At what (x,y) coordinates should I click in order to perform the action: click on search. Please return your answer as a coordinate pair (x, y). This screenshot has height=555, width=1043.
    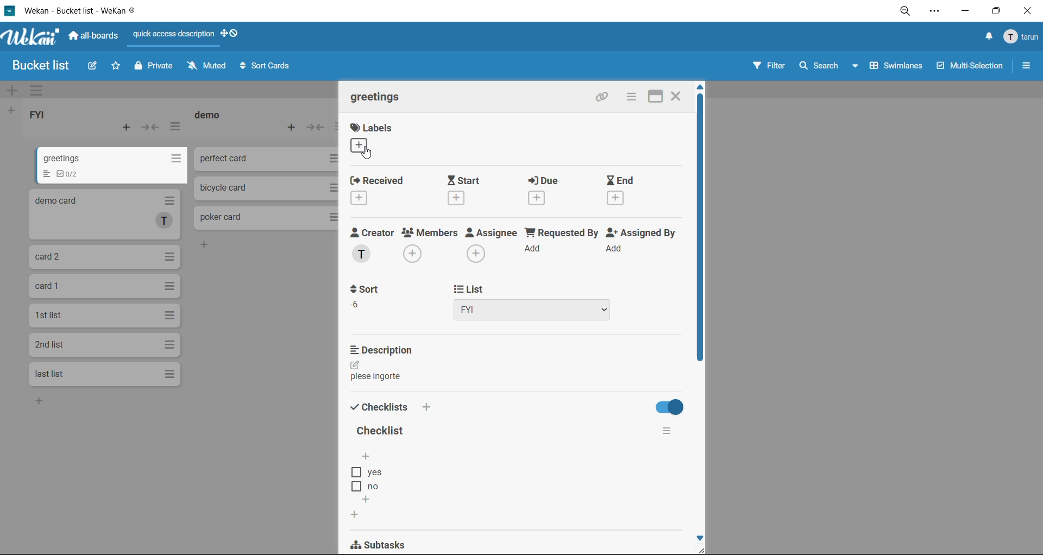
    Looking at the image, I should click on (831, 67).